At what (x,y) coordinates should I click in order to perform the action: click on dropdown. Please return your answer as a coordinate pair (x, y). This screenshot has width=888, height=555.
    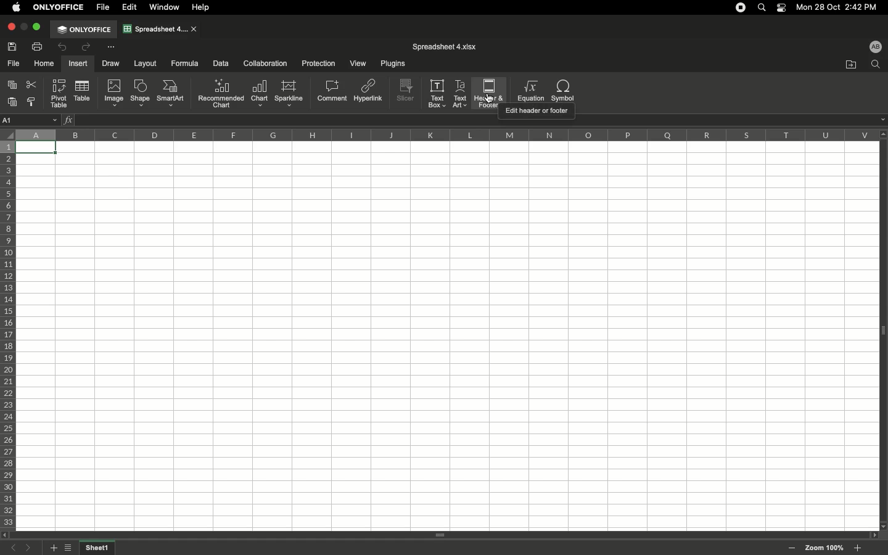
    Looking at the image, I should click on (882, 120).